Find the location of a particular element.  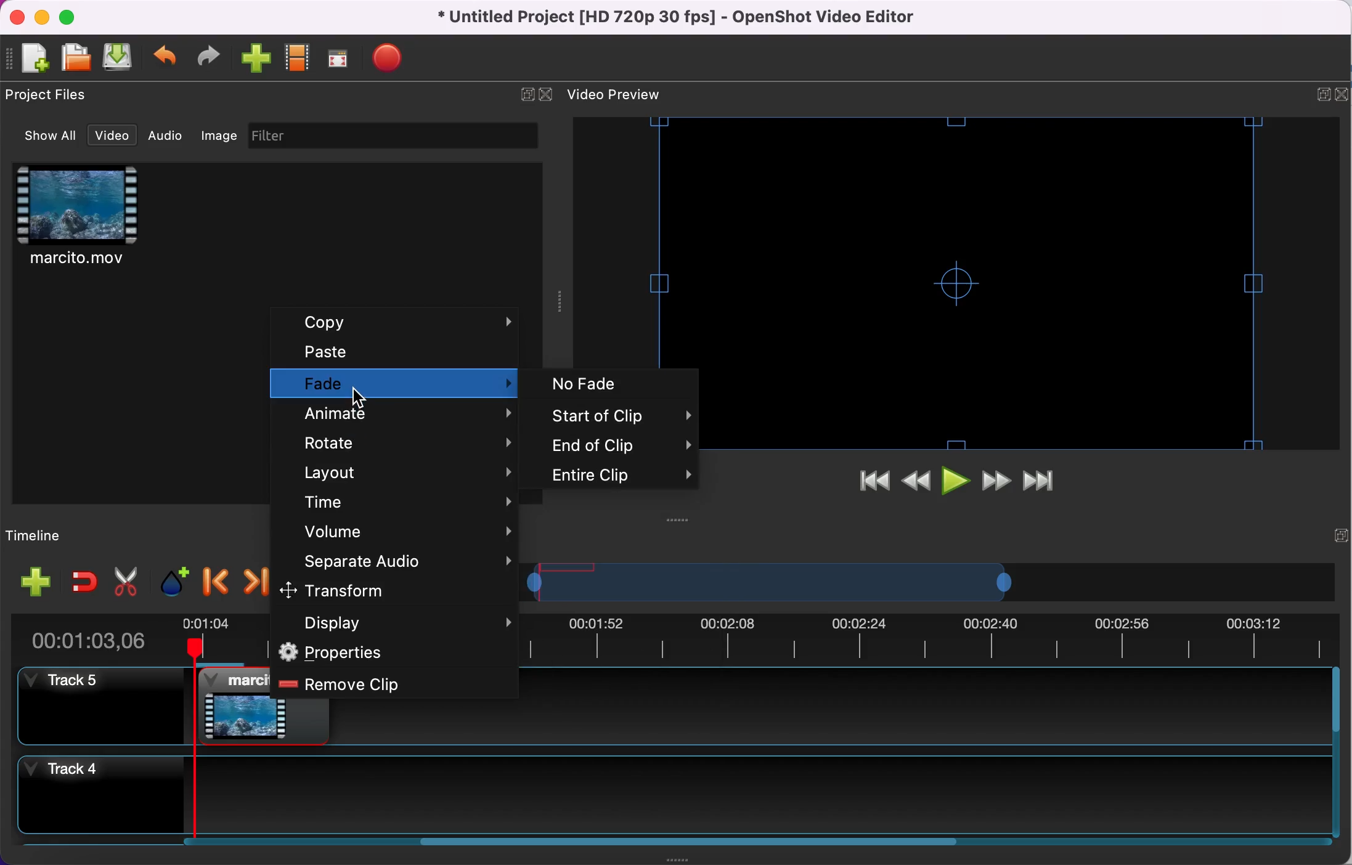

entire clip is located at coordinates (627, 472).